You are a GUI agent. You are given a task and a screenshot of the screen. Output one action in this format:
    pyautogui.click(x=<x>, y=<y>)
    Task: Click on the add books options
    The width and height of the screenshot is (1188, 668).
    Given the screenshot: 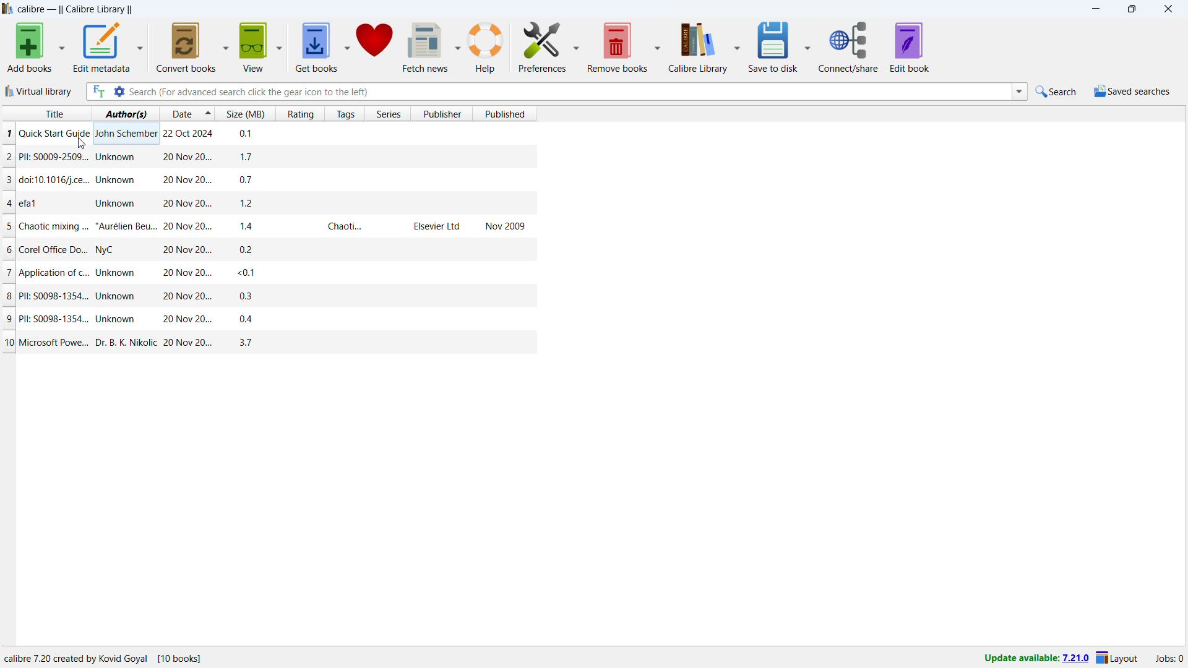 What is the action you would take?
    pyautogui.click(x=61, y=46)
    